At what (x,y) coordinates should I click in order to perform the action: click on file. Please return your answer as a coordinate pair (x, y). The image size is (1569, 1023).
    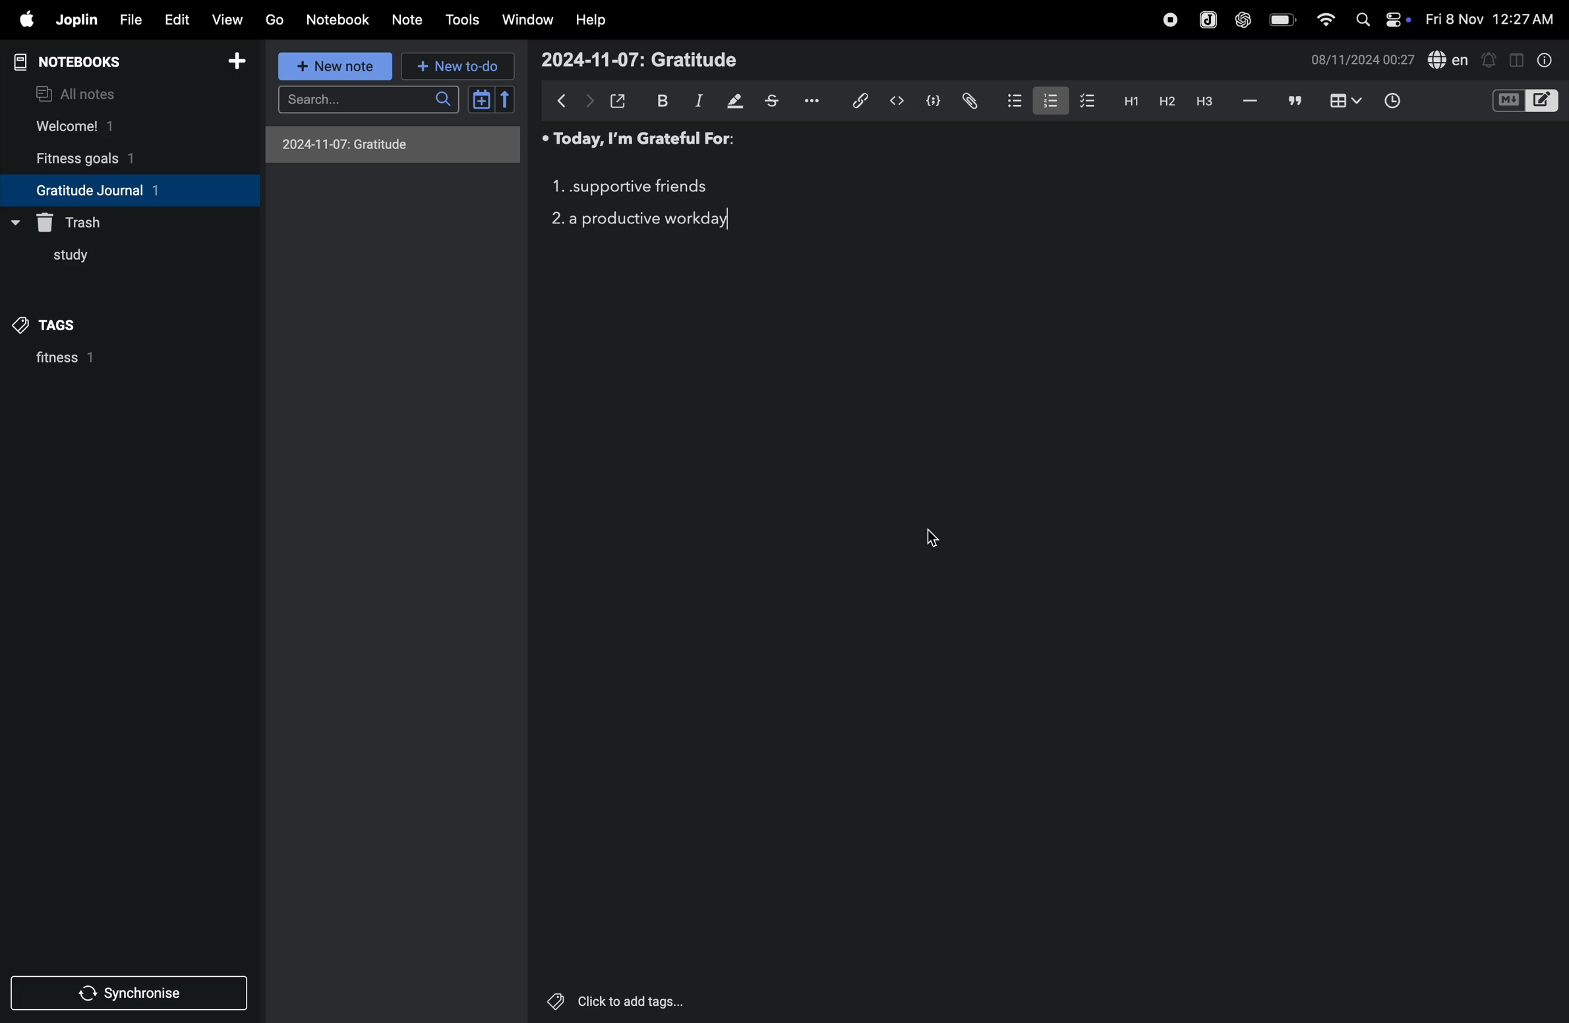
    Looking at the image, I should click on (130, 20).